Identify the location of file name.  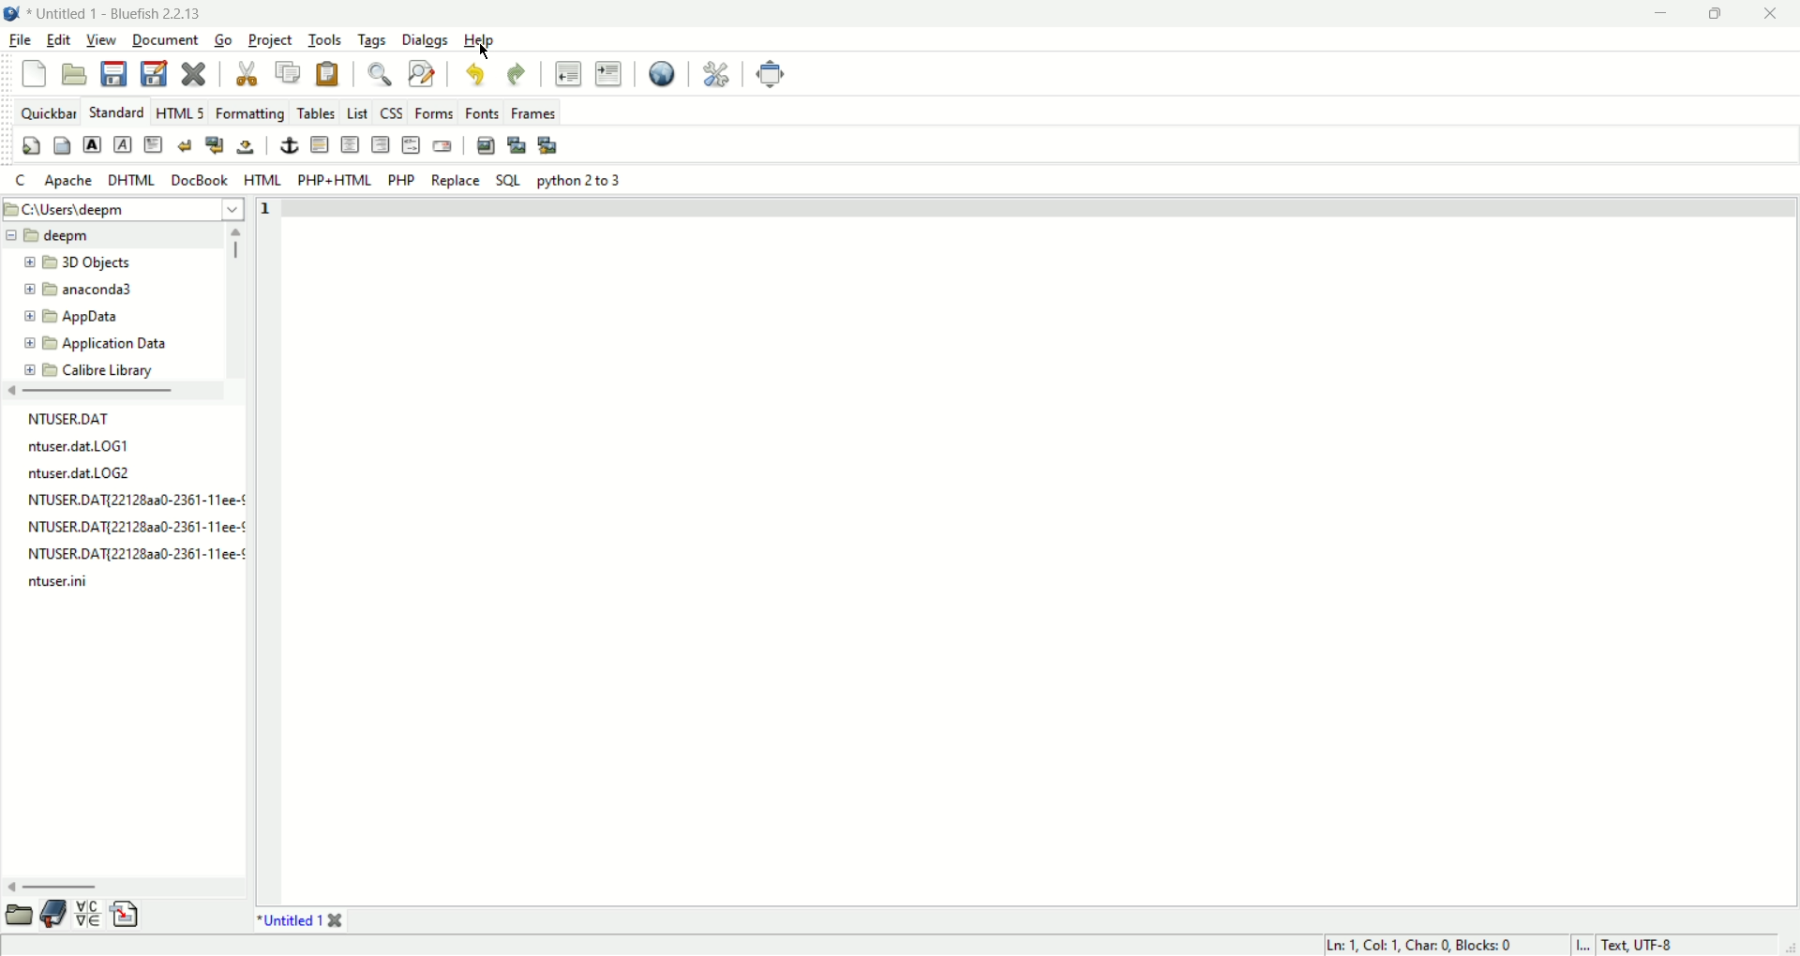
(82, 446).